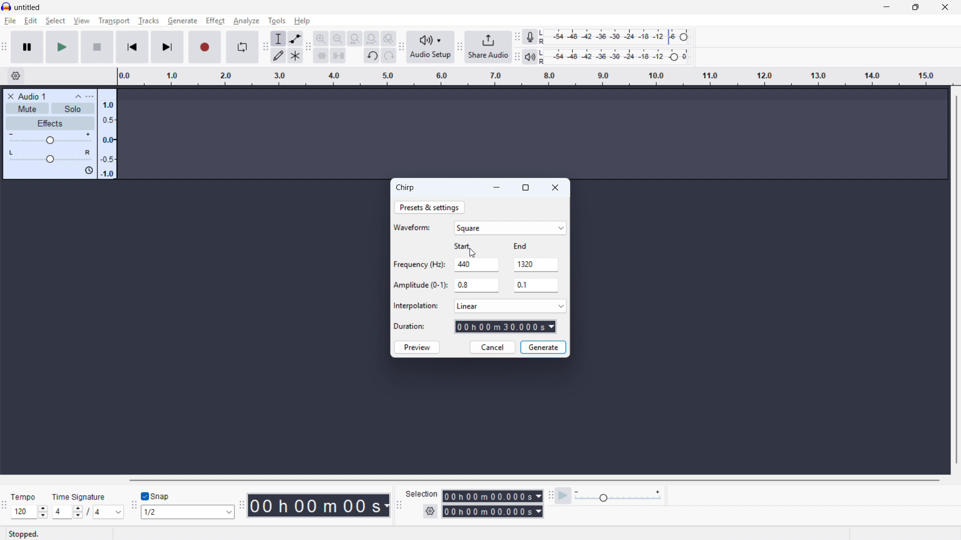 This screenshot has height=540, width=961. What do you see at coordinates (89, 96) in the screenshot?
I see `Track control panel menu ` at bounding box center [89, 96].